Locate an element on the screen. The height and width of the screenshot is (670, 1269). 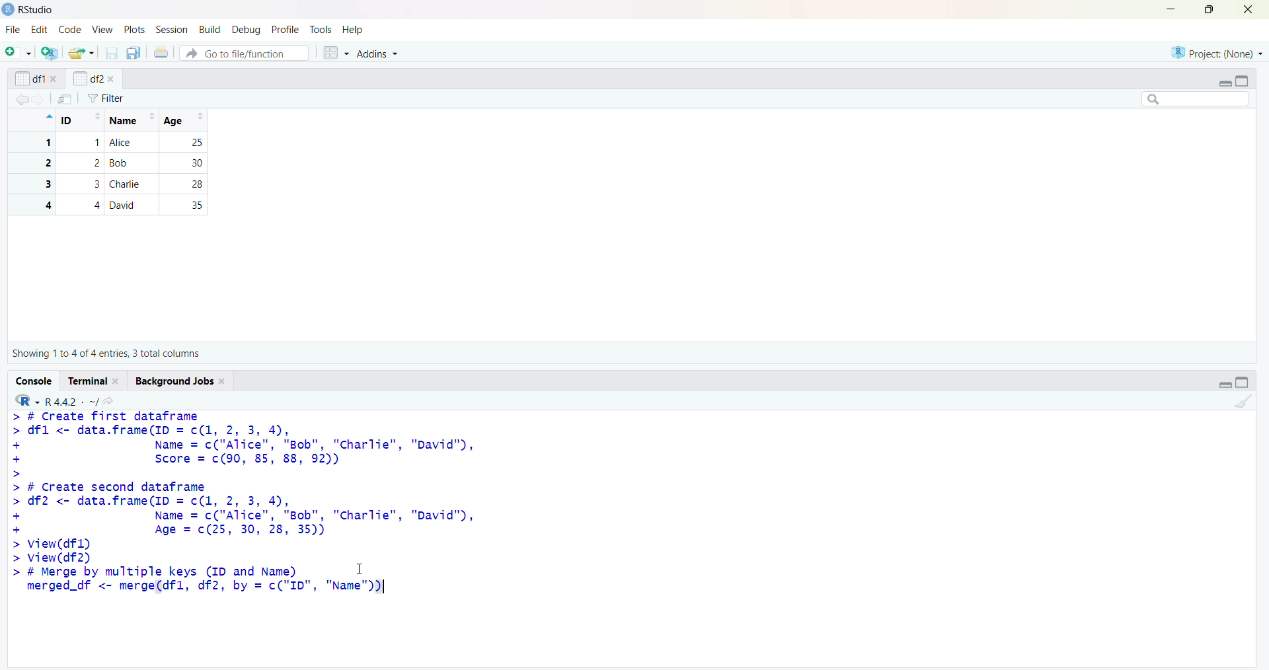
ID is located at coordinates (81, 120).